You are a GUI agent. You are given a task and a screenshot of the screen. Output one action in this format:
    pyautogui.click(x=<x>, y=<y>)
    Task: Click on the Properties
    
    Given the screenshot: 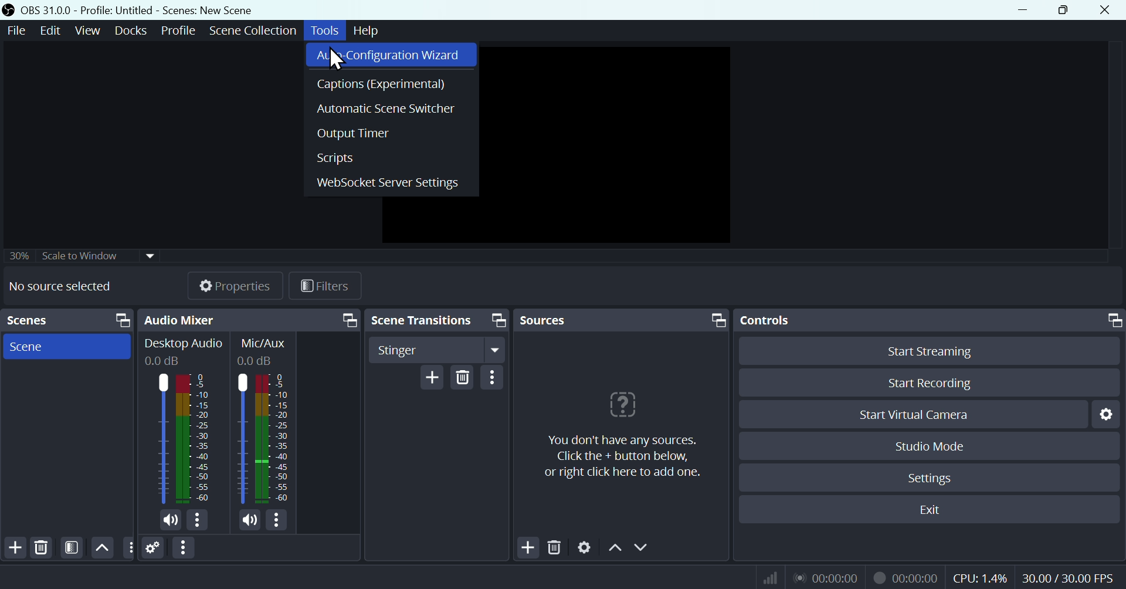 What is the action you would take?
    pyautogui.click(x=224, y=285)
    